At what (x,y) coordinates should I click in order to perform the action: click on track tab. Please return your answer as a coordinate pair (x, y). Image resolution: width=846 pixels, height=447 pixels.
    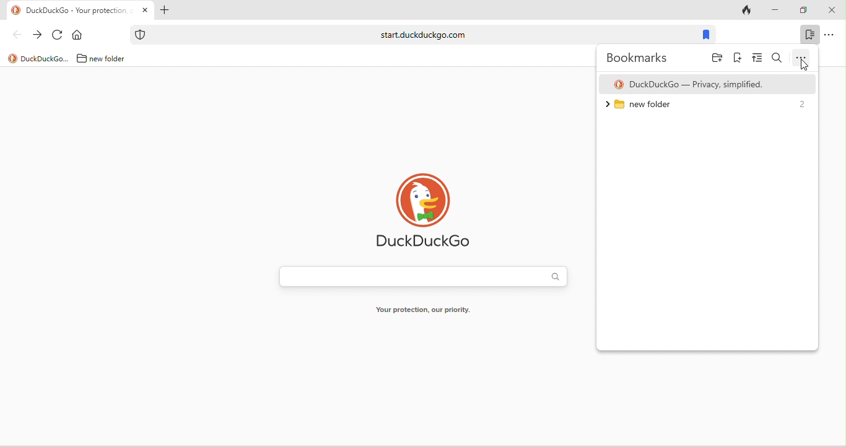
    Looking at the image, I should click on (748, 11).